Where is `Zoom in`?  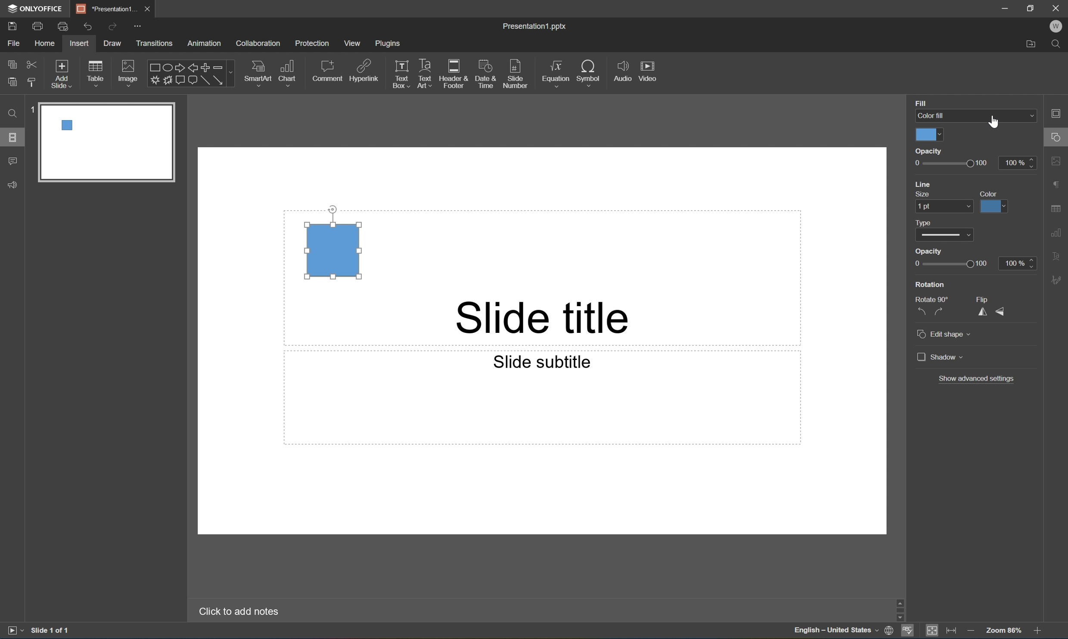
Zoom in is located at coordinates (1040, 630).